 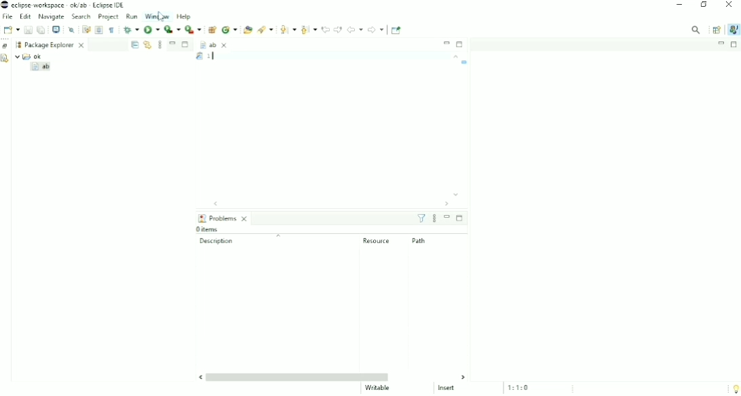 I want to click on Minimize, so click(x=172, y=43).